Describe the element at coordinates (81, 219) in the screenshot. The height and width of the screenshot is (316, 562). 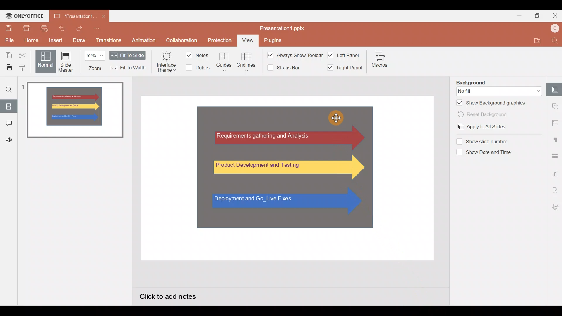
I see `Slide pane` at that location.